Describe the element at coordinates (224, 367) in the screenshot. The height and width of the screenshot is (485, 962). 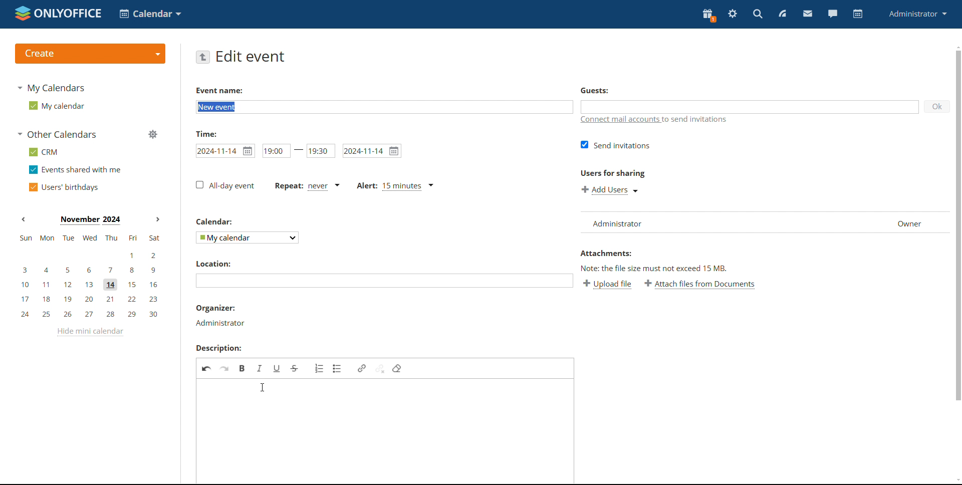
I see `redo` at that location.